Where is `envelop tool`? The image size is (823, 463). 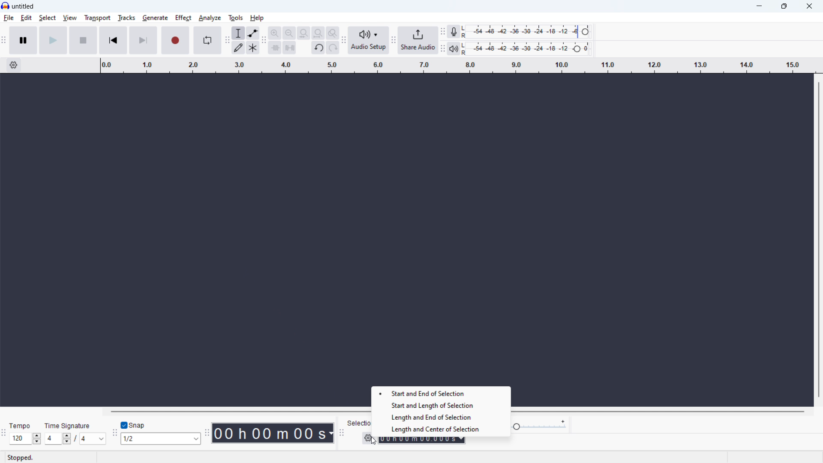
envelop tool is located at coordinates (254, 33).